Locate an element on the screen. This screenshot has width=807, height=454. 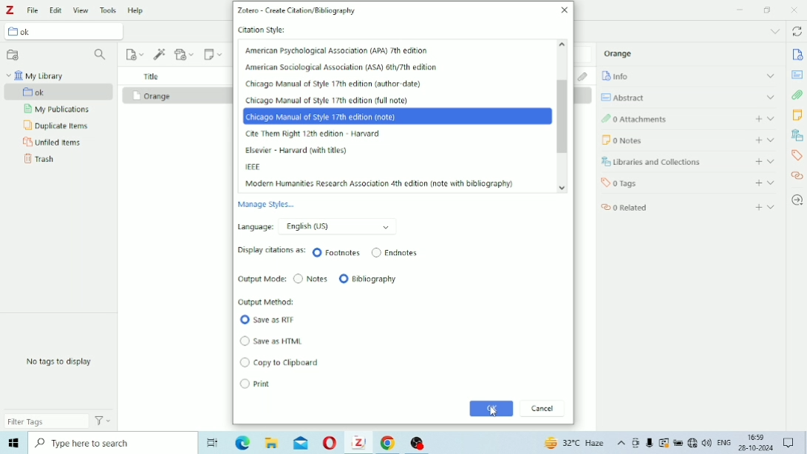
Cursor is located at coordinates (495, 413).